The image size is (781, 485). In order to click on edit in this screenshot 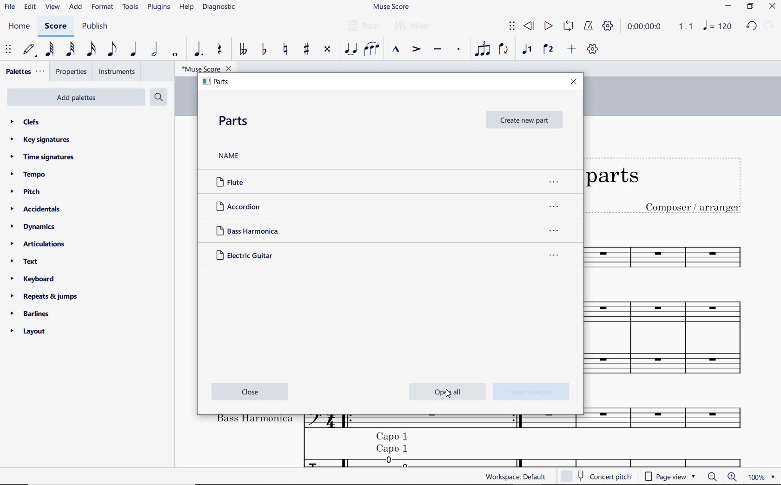, I will do `click(30, 7)`.